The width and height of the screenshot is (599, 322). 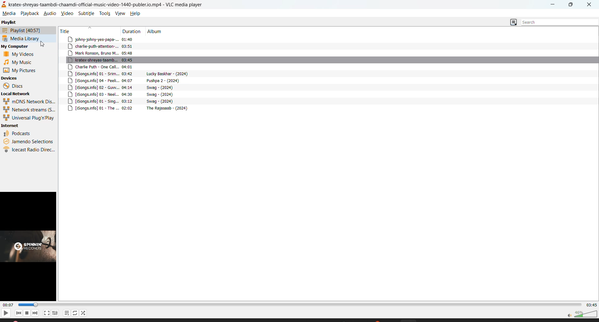 What do you see at coordinates (36, 313) in the screenshot?
I see `next` at bounding box center [36, 313].